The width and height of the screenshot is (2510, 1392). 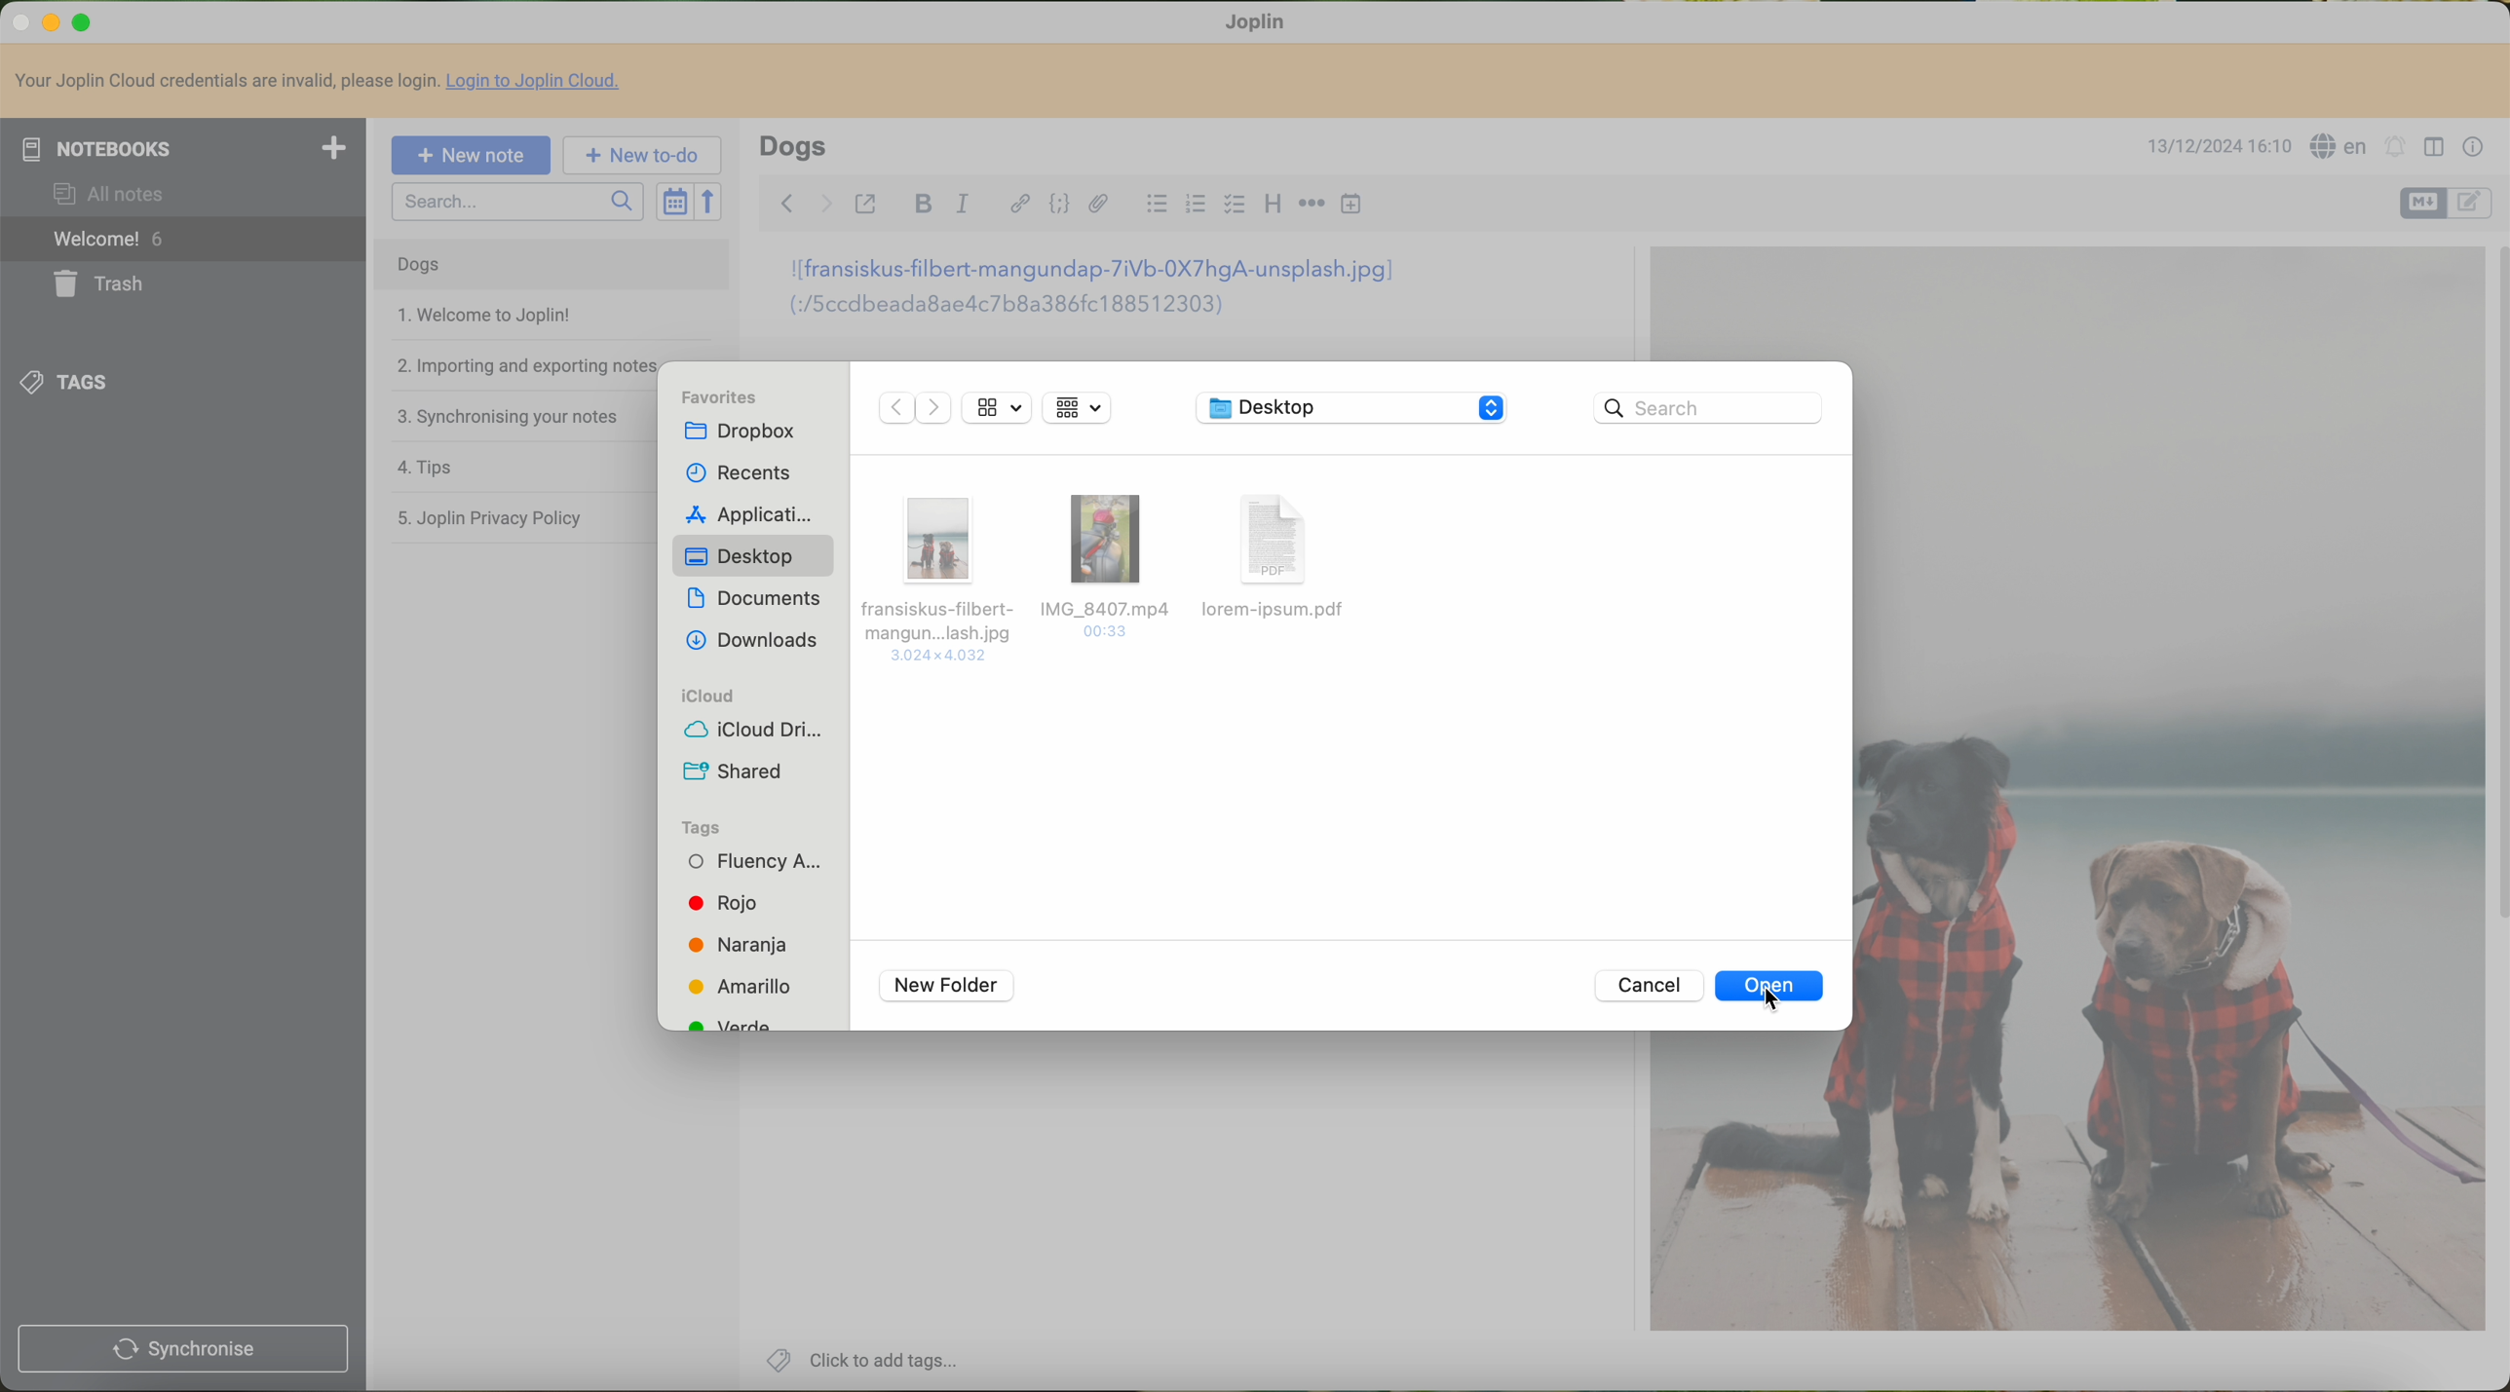 What do you see at coordinates (1647, 987) in the screenshot?
I see `cancel button` at bounding box center [1647, 987].